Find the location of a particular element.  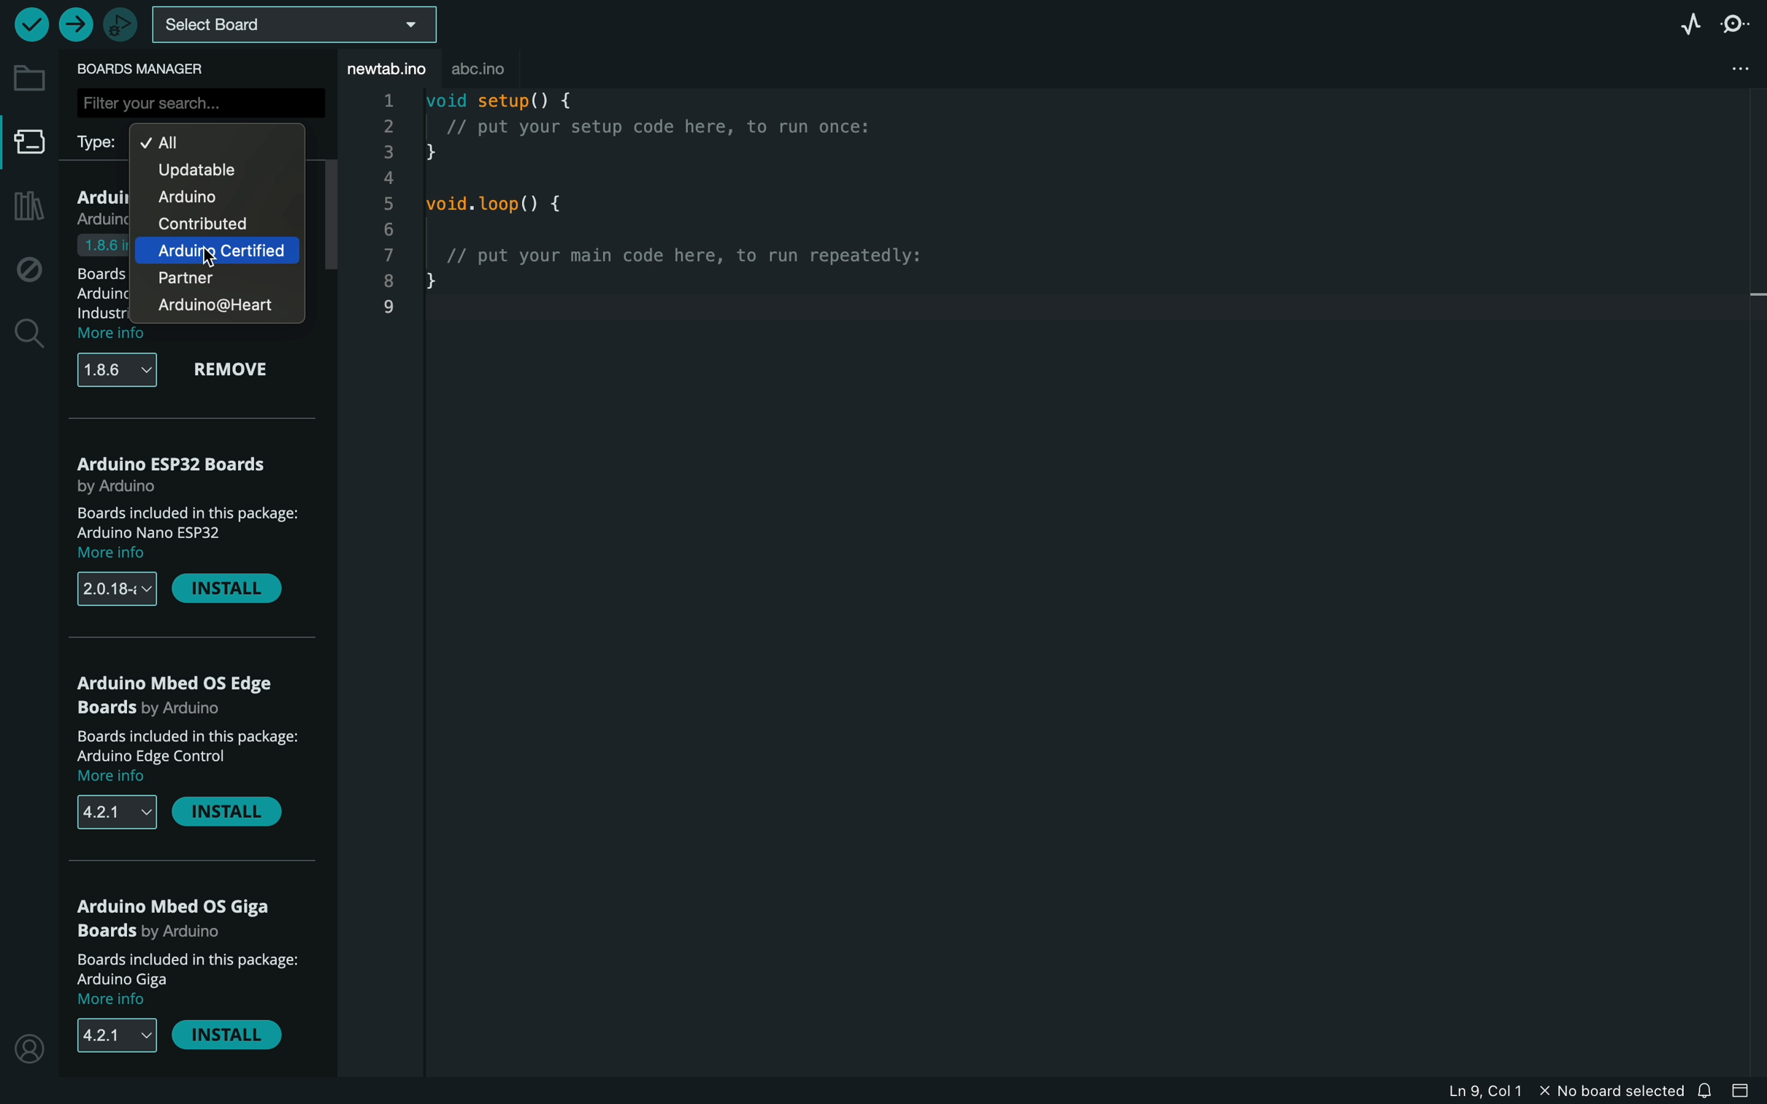

install is located at coordinates (230, 815).